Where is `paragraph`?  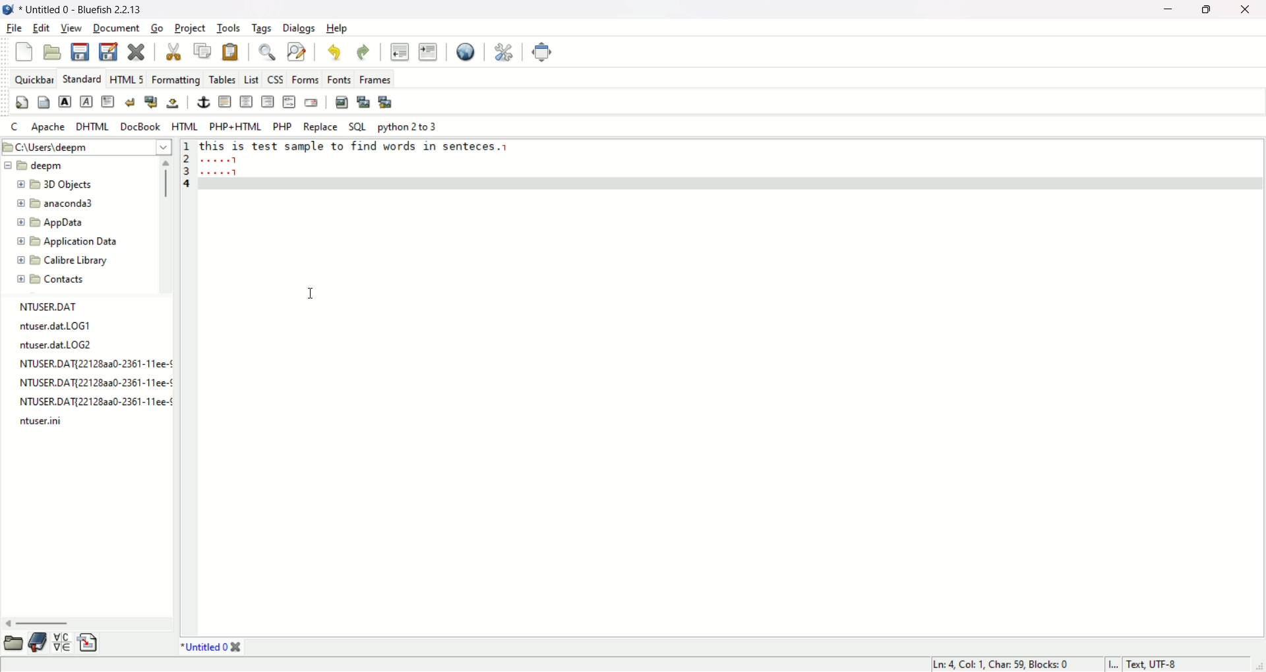
paragraph is located at coordinates (107, 103).